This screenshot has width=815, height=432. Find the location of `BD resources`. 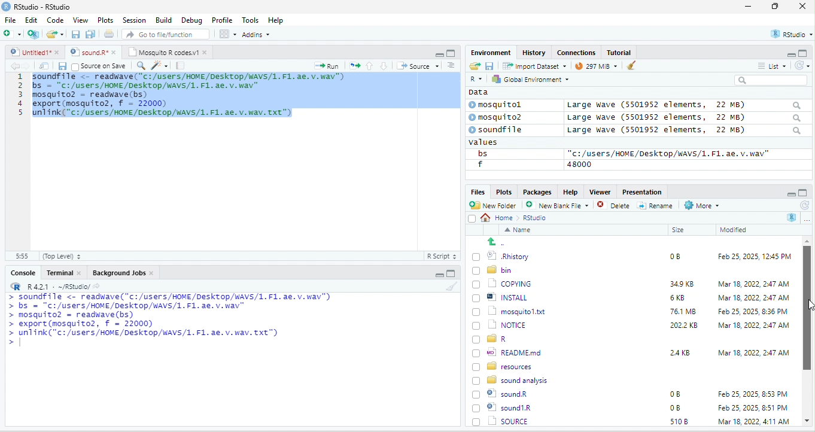

BD resources is located at coordinates (504, 365).